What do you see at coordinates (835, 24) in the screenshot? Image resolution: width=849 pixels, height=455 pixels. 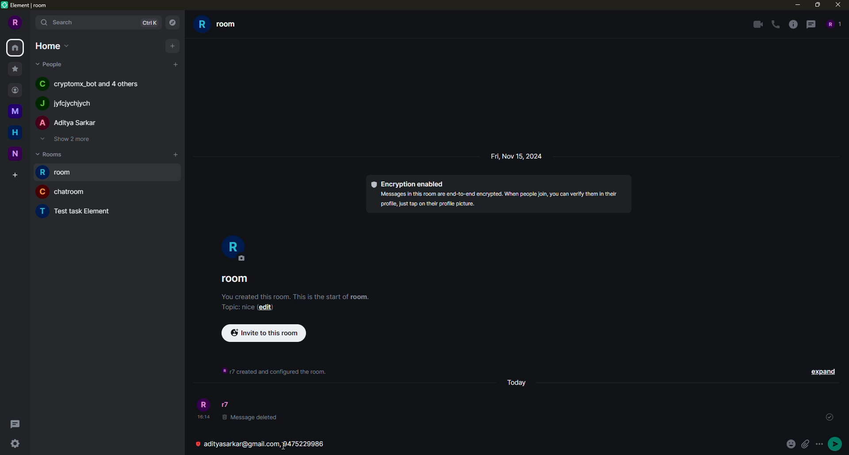 I see `people` at bounding box center [835, 24].